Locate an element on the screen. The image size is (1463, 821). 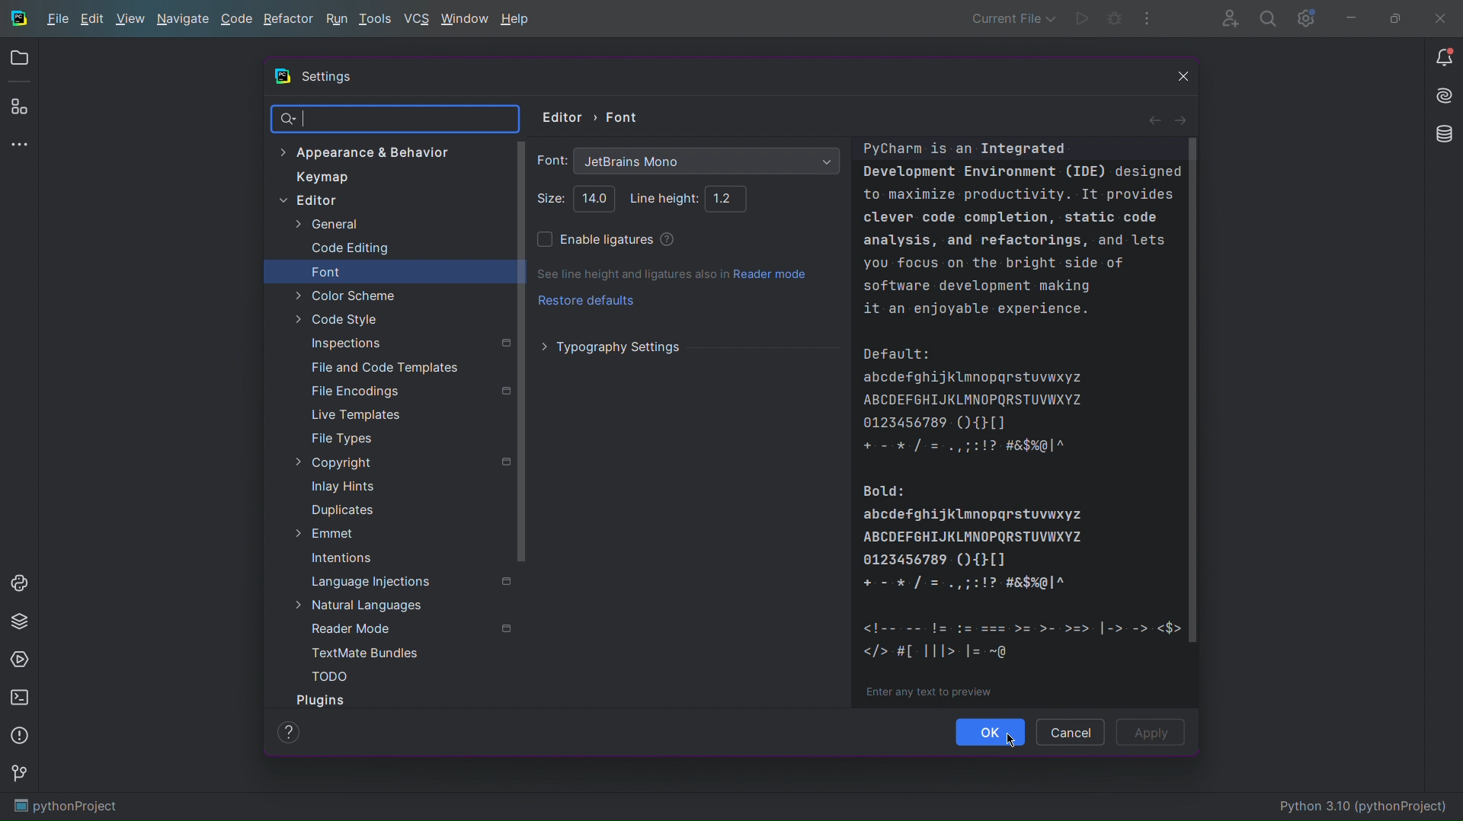
Python Packages is located at coordinates (21, 621).